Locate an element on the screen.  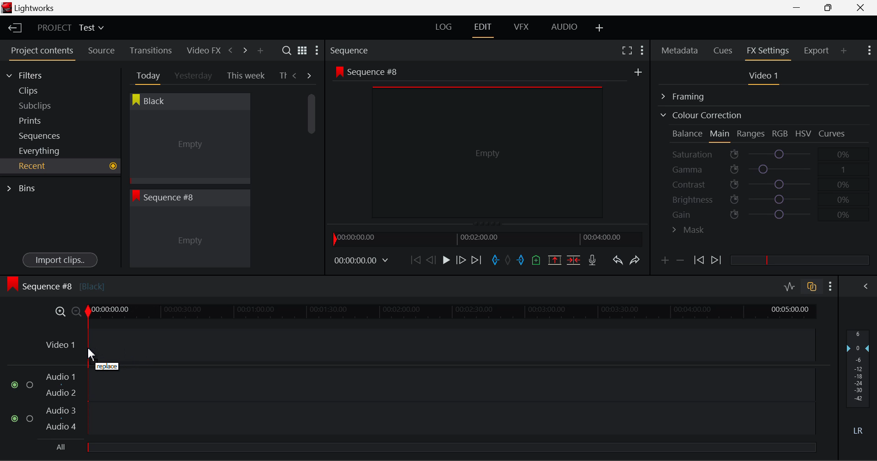
Add Panel is located at coordinates (260, 51).